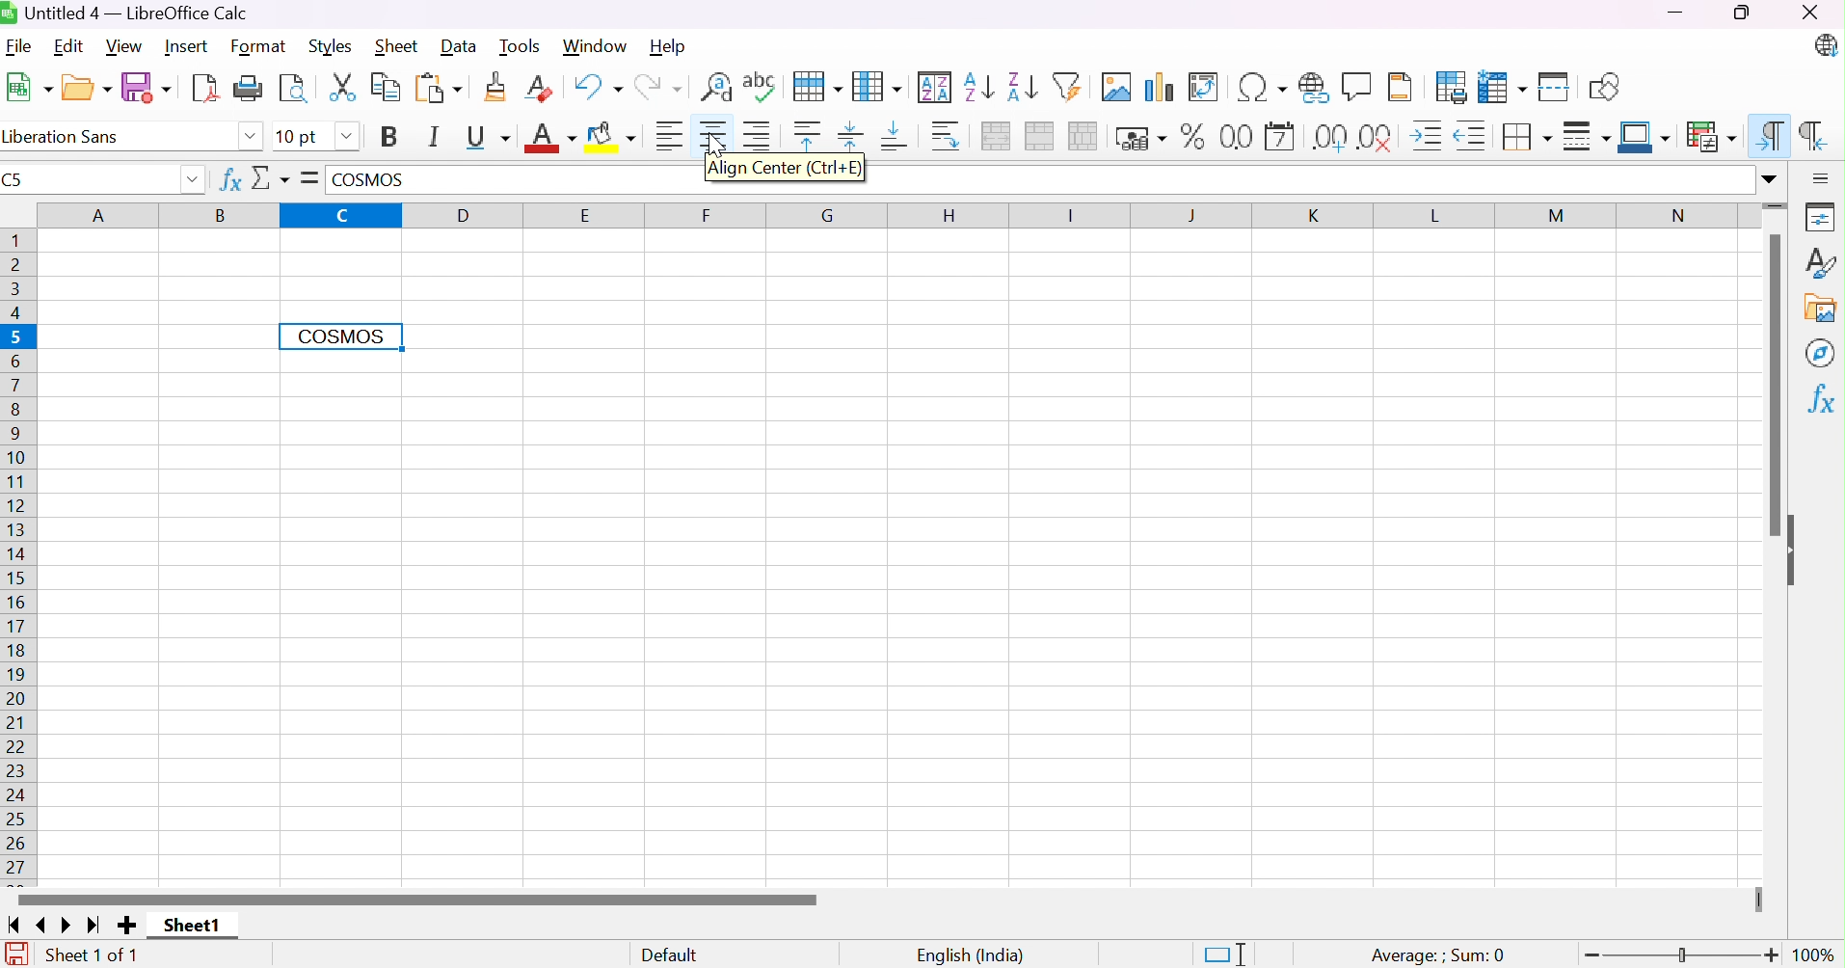 The height and width of the screenshot is (968, 1845). What do you see at coordinates (438, 137) in the screenshot?
I see `Italic` at bounding box center [438, 137].